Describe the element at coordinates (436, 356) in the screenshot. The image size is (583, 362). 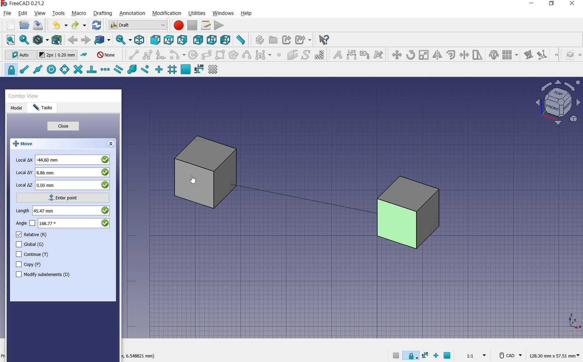
I see `snap ortho` at that location.